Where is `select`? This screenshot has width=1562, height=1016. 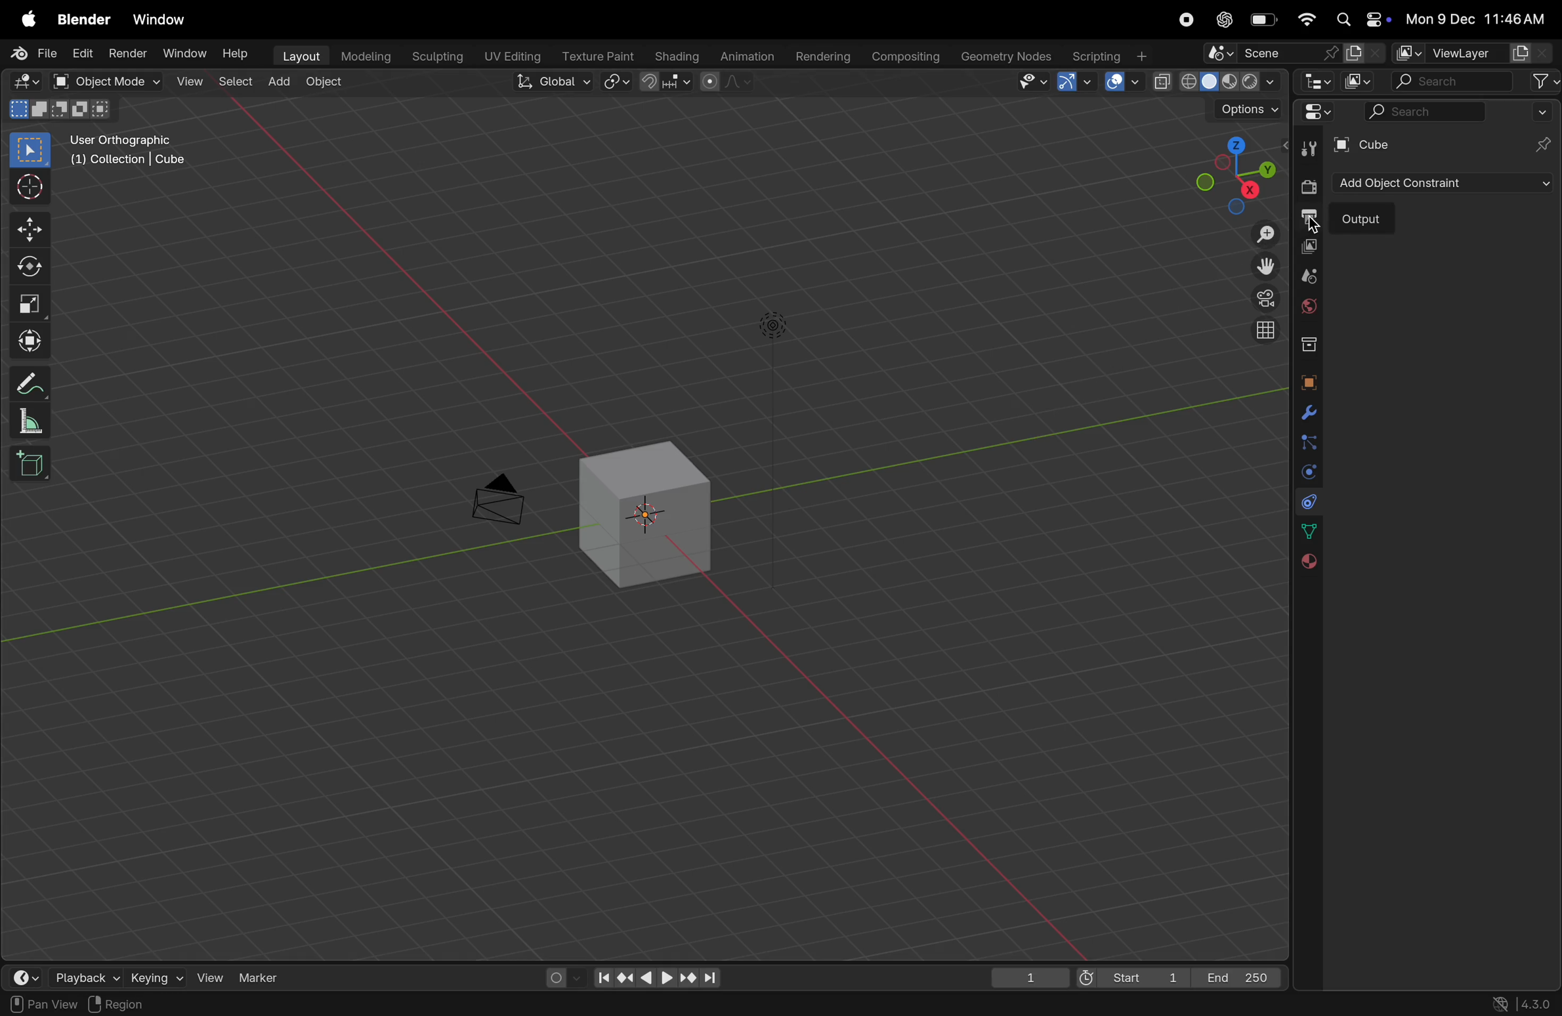 select is located at coordinates (235, 83).